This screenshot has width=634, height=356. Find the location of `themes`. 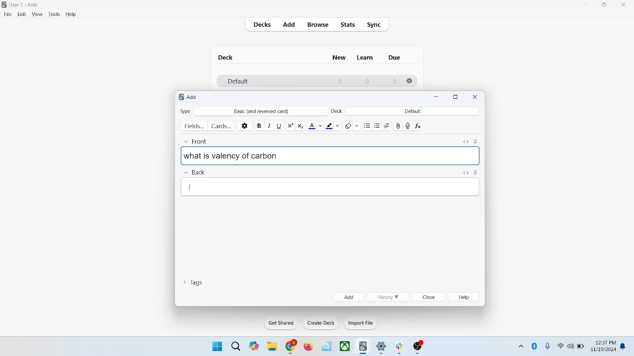

themes is located at coordinates (254, 346).